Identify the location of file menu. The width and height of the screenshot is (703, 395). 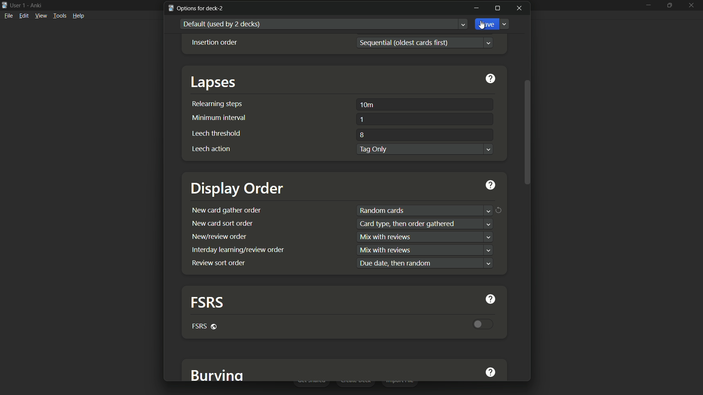
(8, 16).